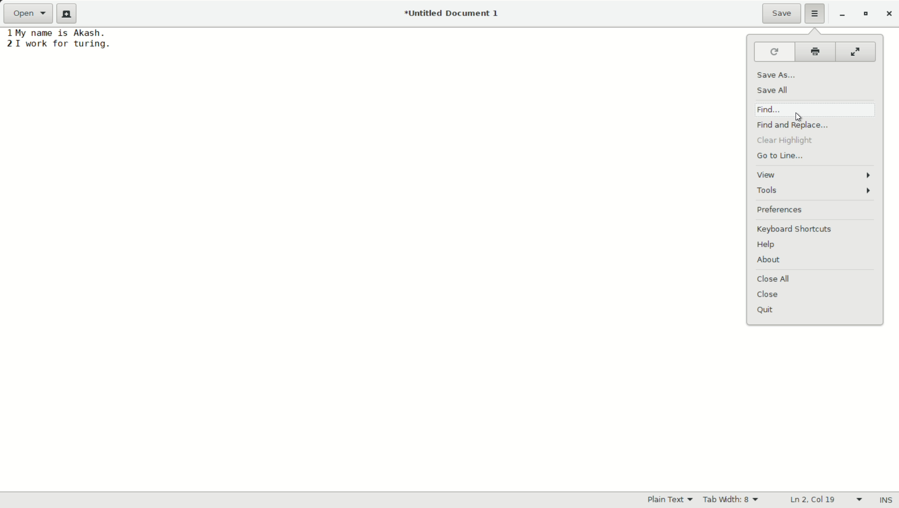 This screenshot has height=508, width=899. What do you see at coordinates (777, 75) in the screenshot?
I see `save as` at bounding box center [777, 75].